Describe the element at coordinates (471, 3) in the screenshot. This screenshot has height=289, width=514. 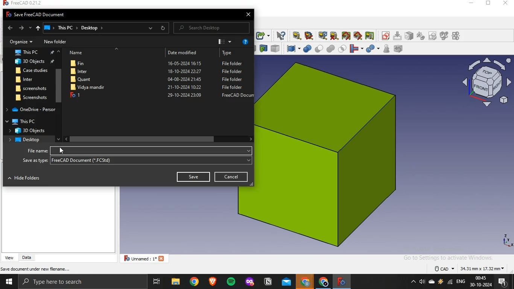
I see `minimize` at that location.